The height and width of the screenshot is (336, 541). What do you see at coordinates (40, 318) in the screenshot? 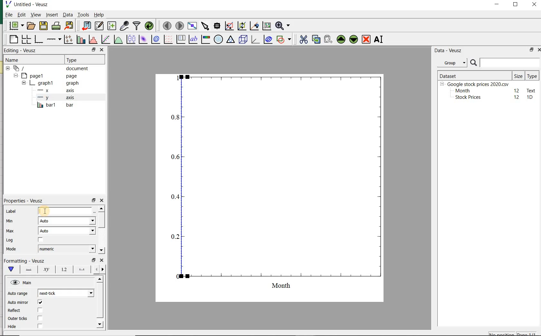
I see `check/uncheck` at bounding box center [40, 318].